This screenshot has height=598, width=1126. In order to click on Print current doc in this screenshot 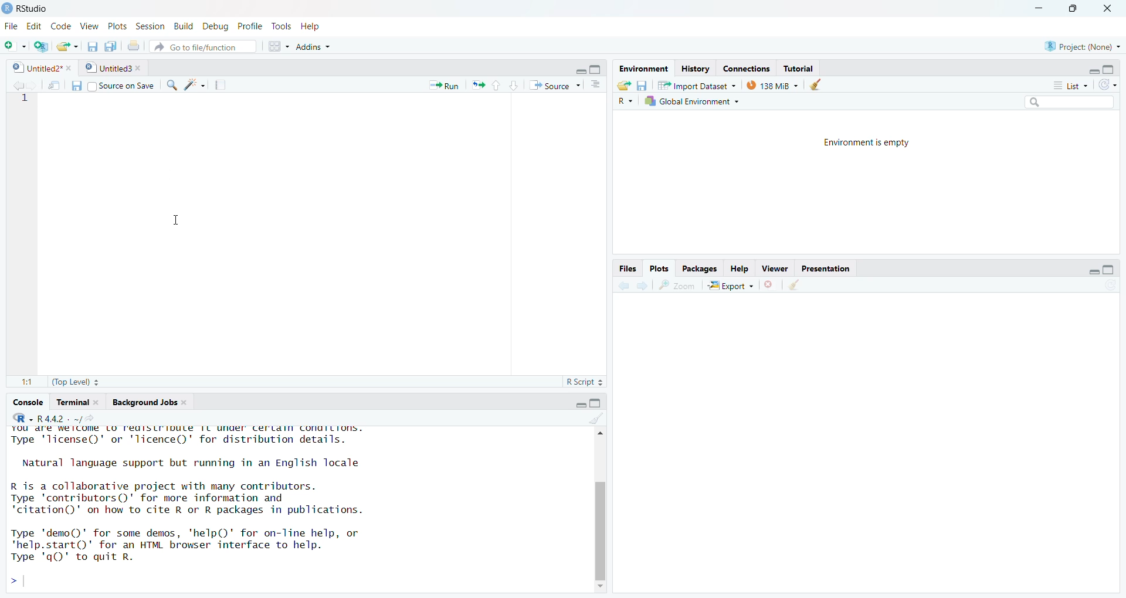, I will do `click(135, 47)`.